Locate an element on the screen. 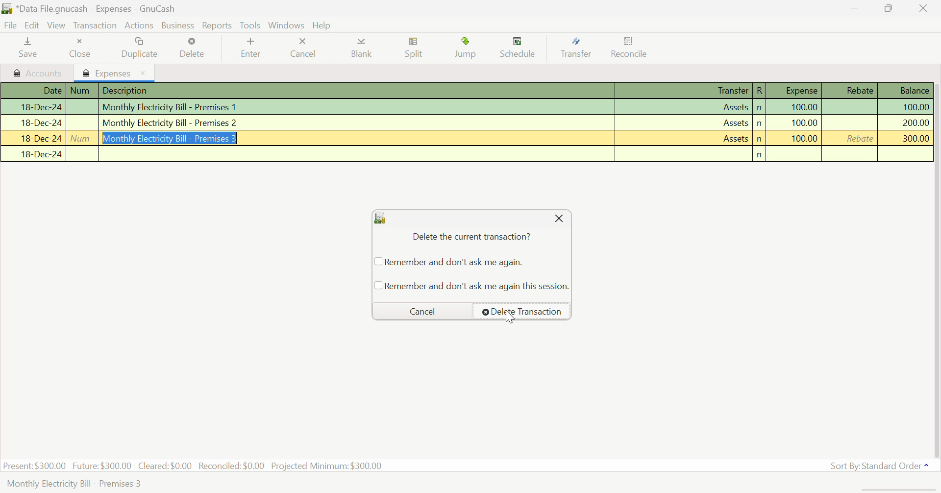  Sort By: Standard Order is located at coordinates (878, 465).